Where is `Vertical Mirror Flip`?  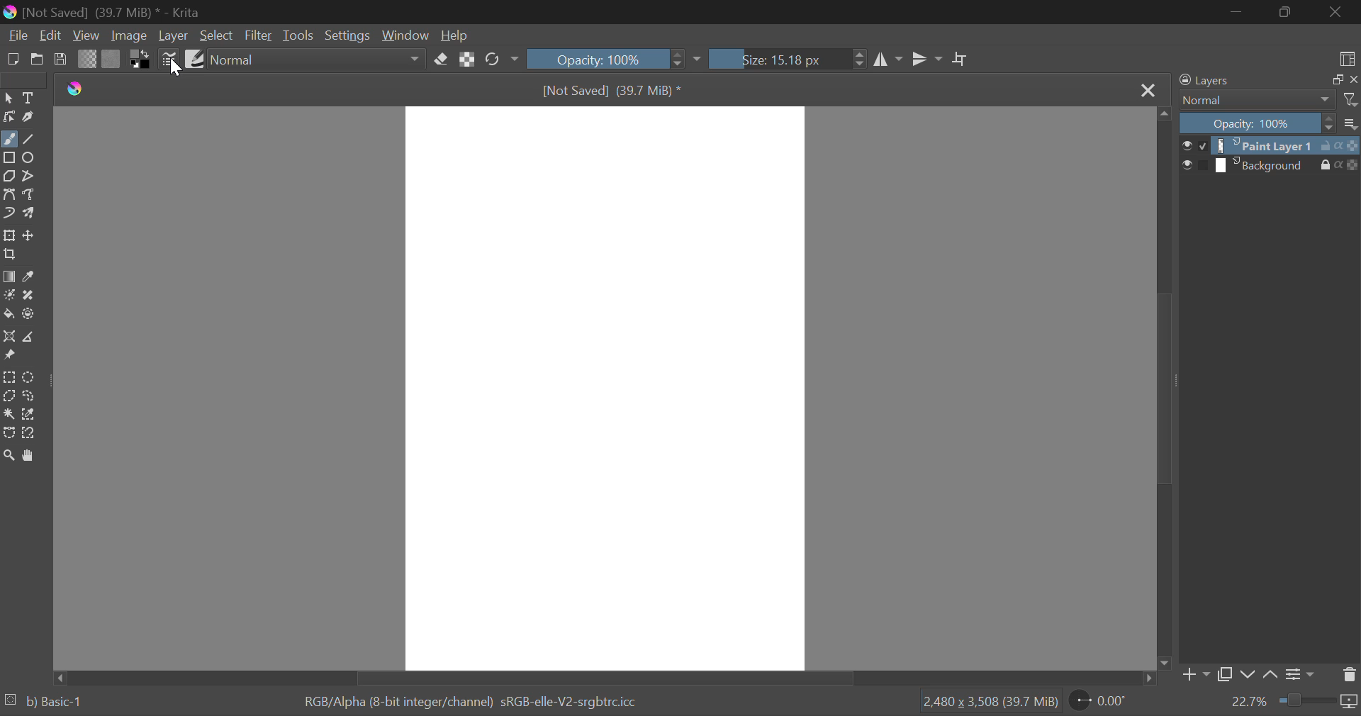 Vertical Mirror Flip is located at coordinates (890, 58).